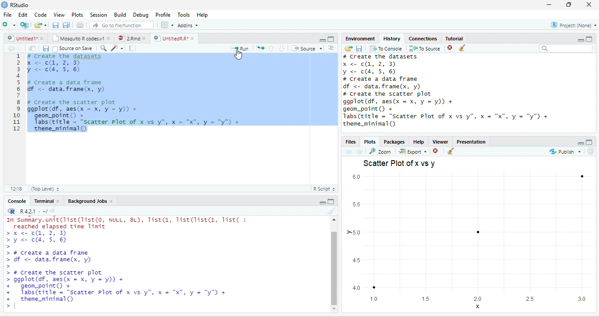 The image size is (599, 317). What do you see at coordinates (119, 14) in the screenshot?
I see `Build` at bounding box center [119, 14].